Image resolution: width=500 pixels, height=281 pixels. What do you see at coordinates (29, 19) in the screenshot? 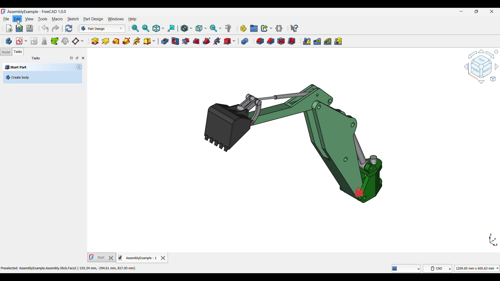
I see `View menu` at bounding box center [29, 19].